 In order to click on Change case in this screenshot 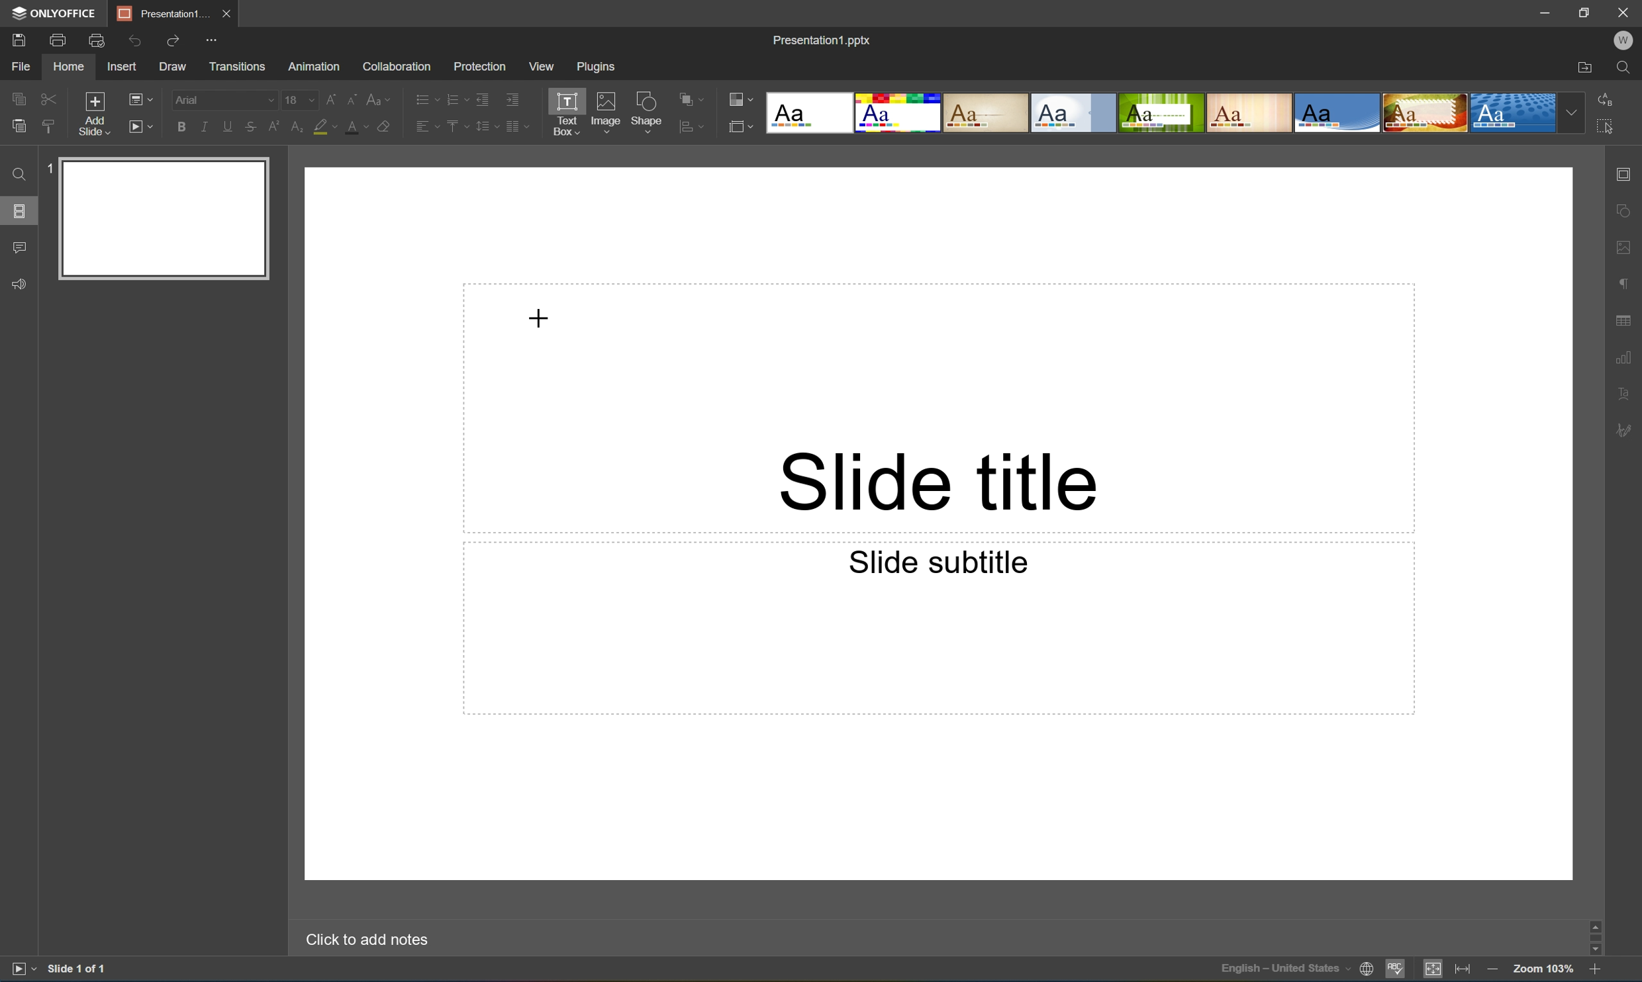, I will do `click(379, 96)`.